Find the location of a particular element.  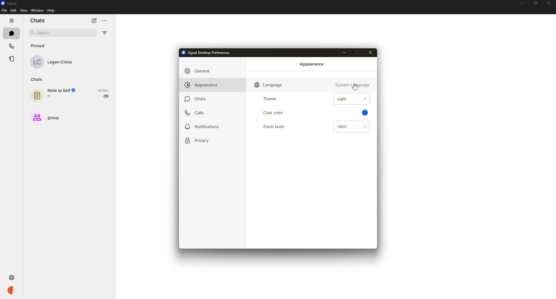

language is located at coordinates (269, 85).